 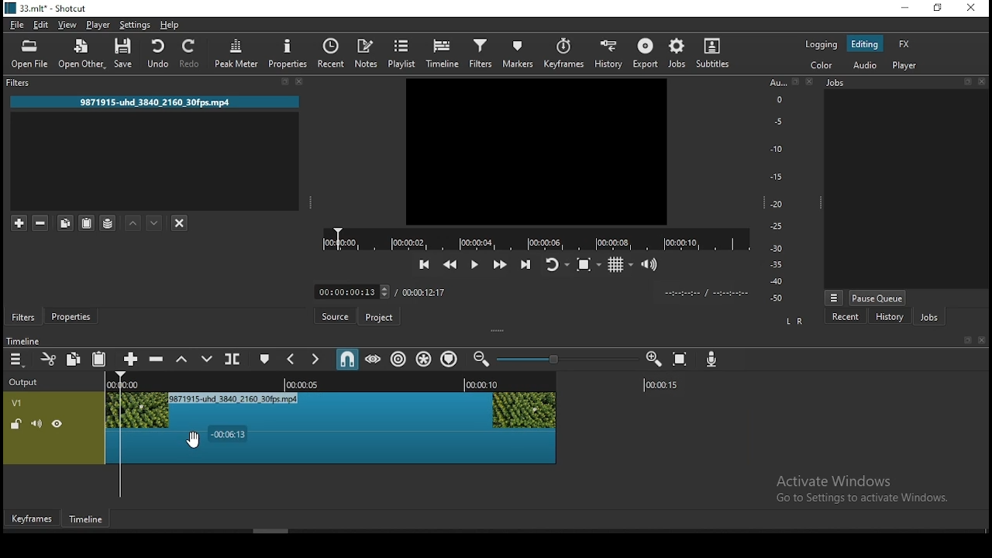 What do you see at coordinates (715, 363) in the screenshot?
I see `record audio` at bounding box center [715, 363].